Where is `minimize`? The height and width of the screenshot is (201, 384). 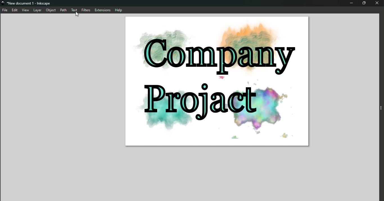
minimize is located at coordinates (351, 3).